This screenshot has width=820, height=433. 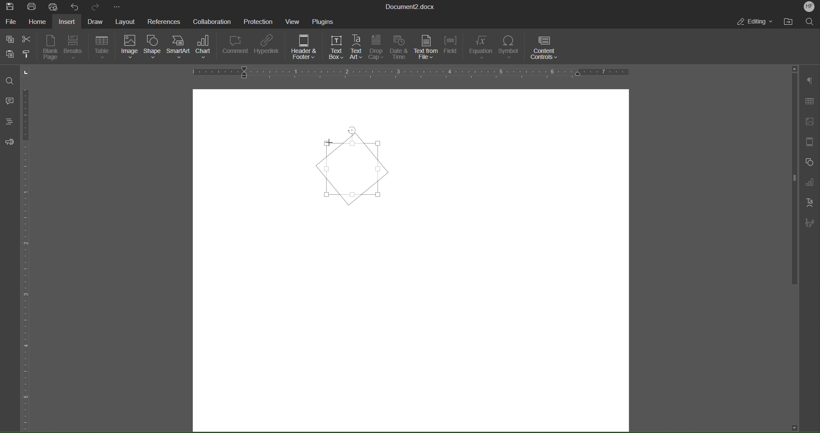 What do you see at coordinates (9, 142) in the screenshot?
I see `Feedback and Support` at bounding box center [9, 142].